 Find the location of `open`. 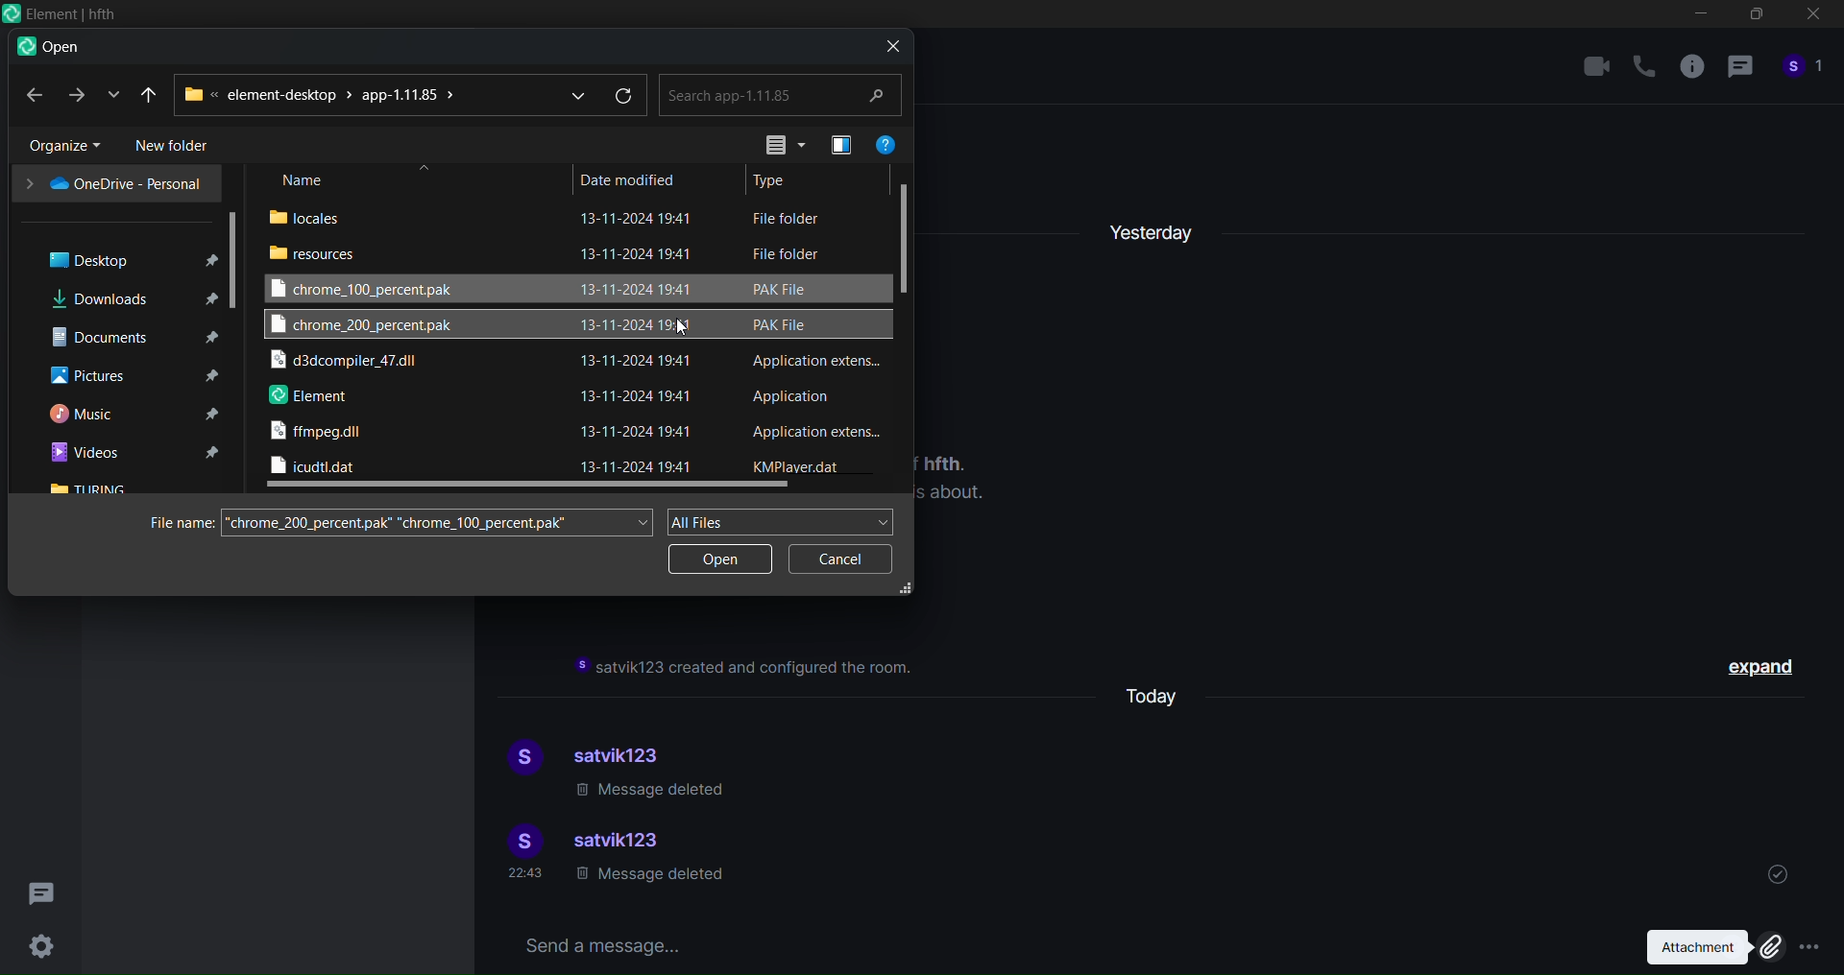

open is located at coordinates (721, 562).